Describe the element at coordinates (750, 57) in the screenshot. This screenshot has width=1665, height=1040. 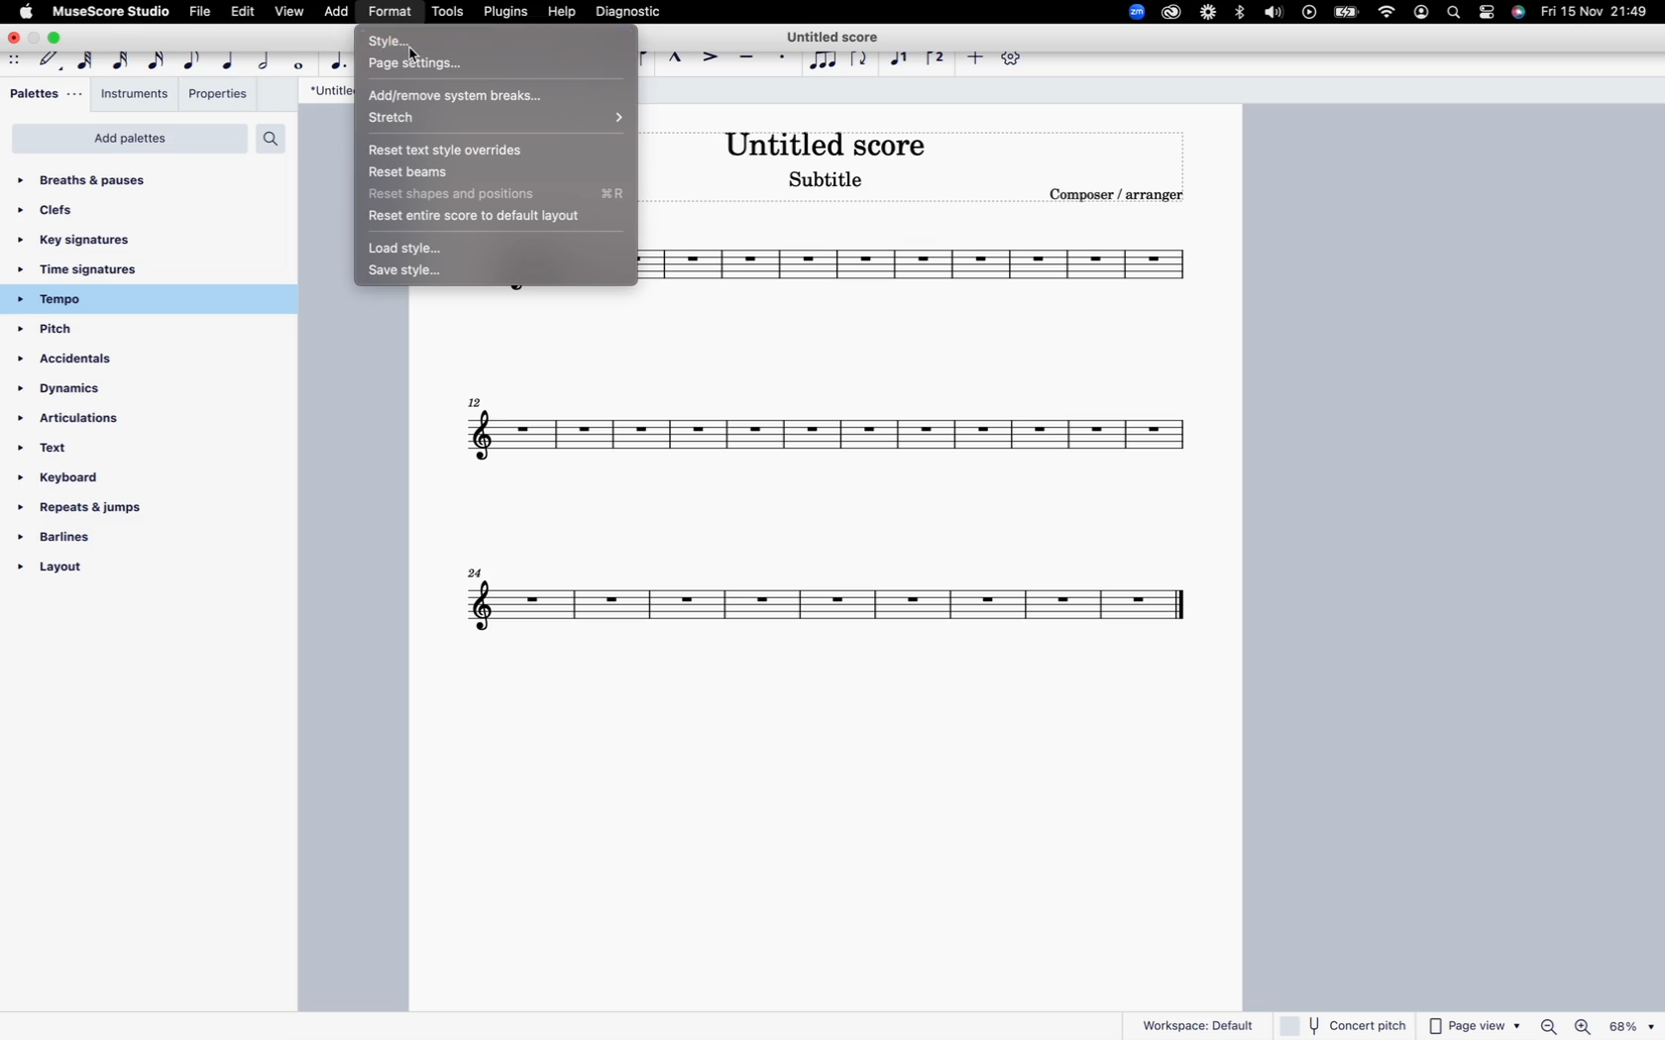
I see `tenuto` at that location.